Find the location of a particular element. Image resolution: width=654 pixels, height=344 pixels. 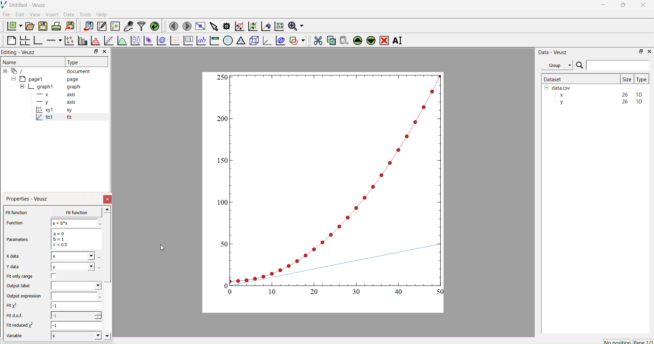

New Document is located at coordinates (13, 25).